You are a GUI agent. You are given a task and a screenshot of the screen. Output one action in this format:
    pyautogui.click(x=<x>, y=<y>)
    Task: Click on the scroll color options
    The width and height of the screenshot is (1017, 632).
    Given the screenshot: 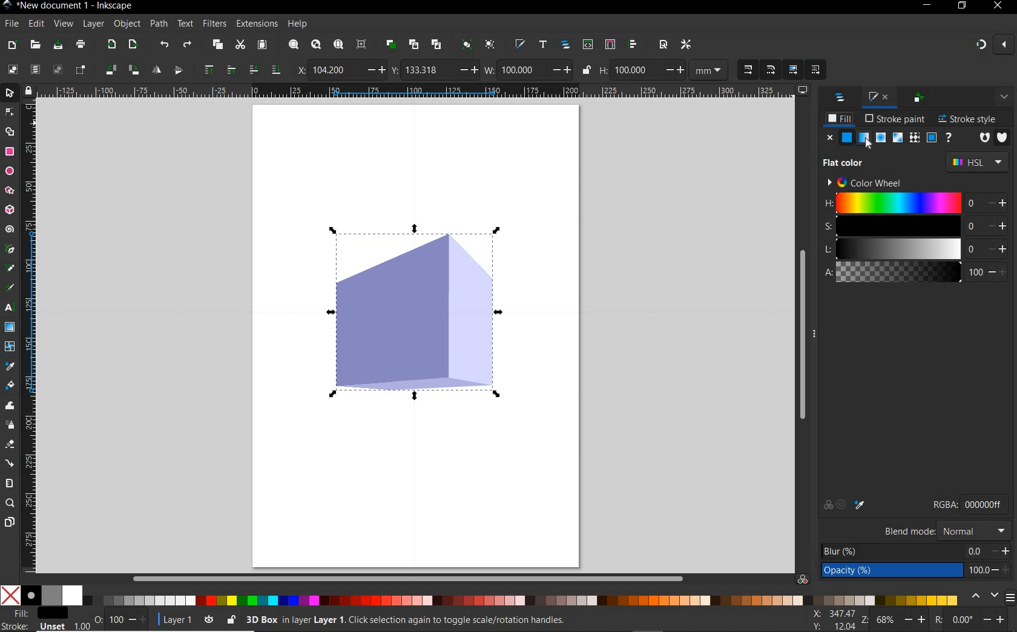 What is the action you would take?
    pyautogui.click(x=983, y=596)
    